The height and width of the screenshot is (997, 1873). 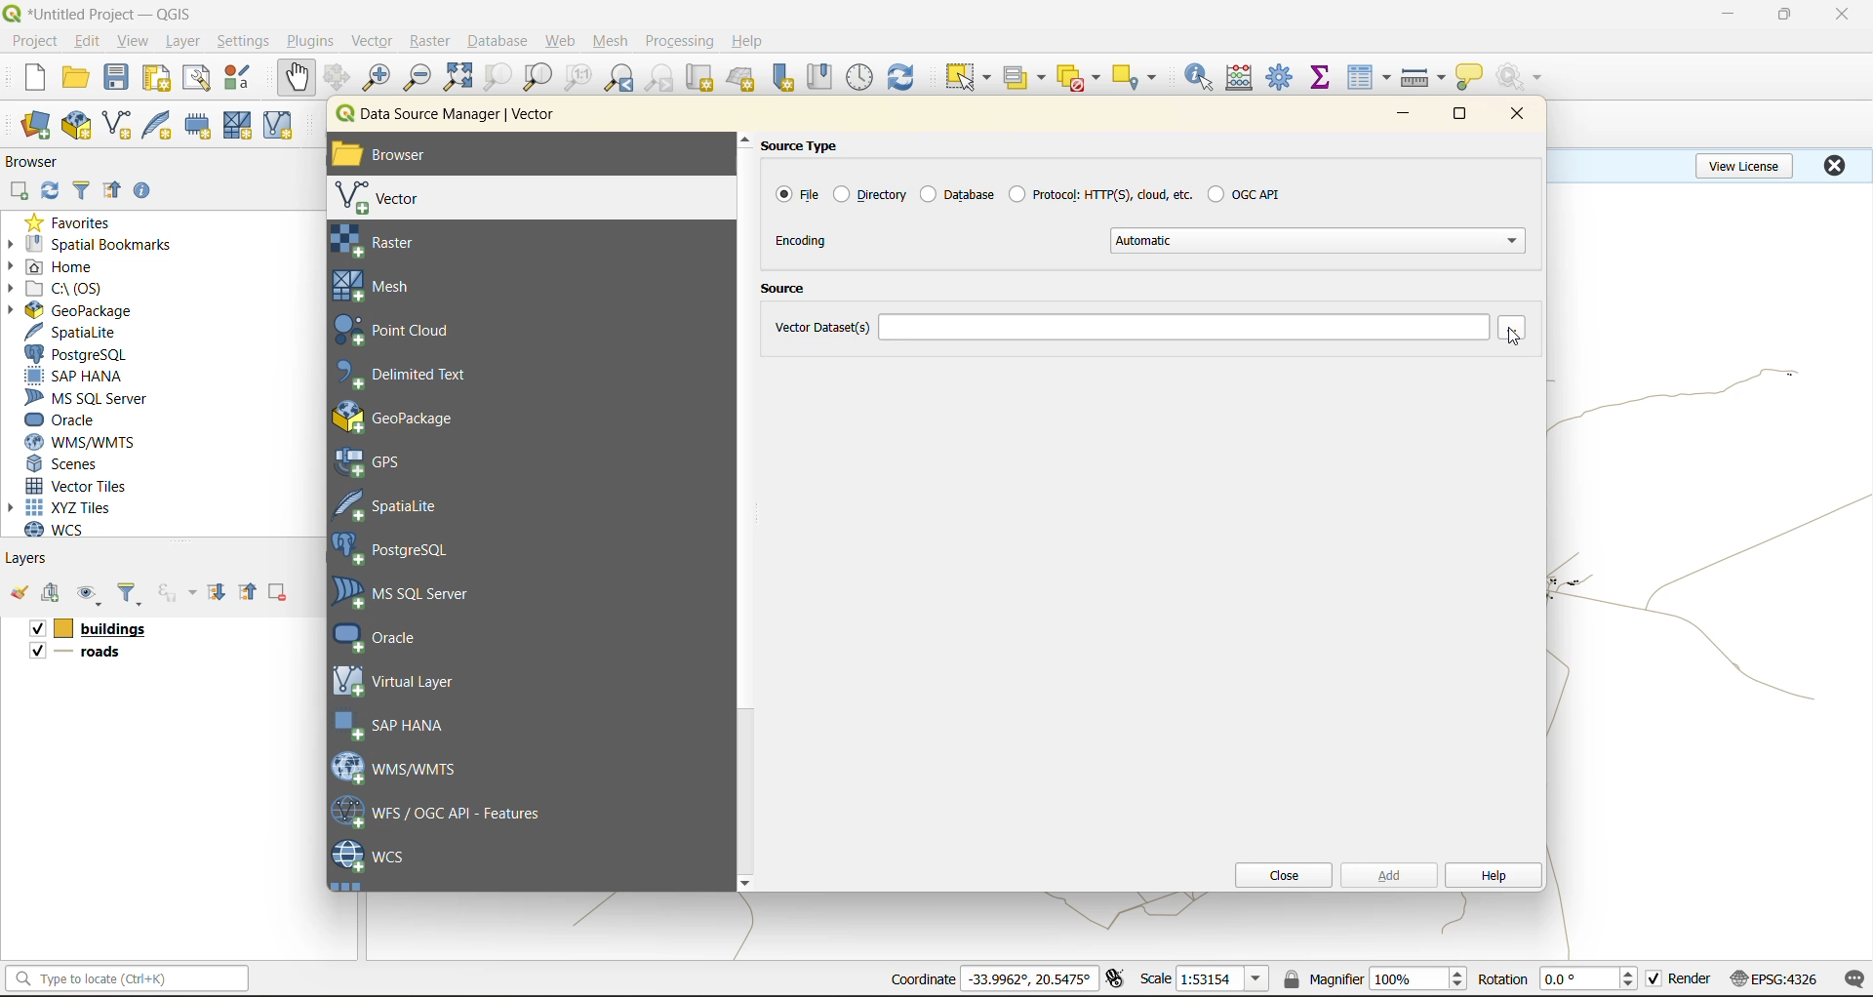 What do you see at coordinates (826, 75) in the screenshot?
I see `show spatial bookmark` at bounding box center [826, 75].